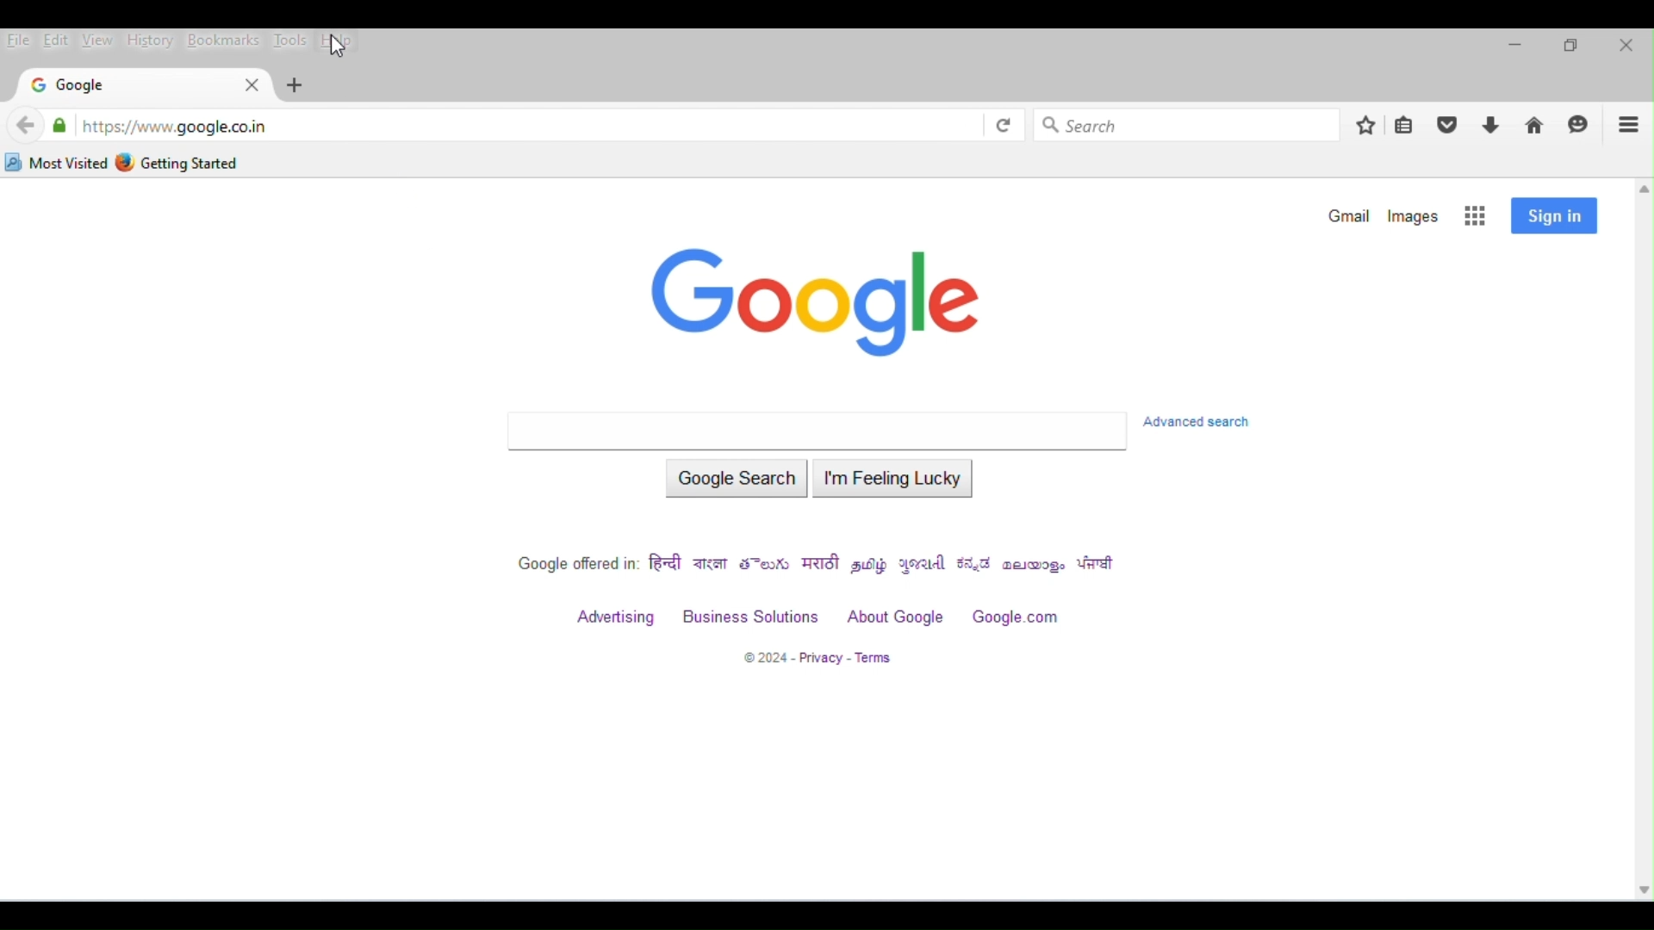 The width and height of the screenshot is (1654, 930). I want to click on search bar, so click(1191, 123).